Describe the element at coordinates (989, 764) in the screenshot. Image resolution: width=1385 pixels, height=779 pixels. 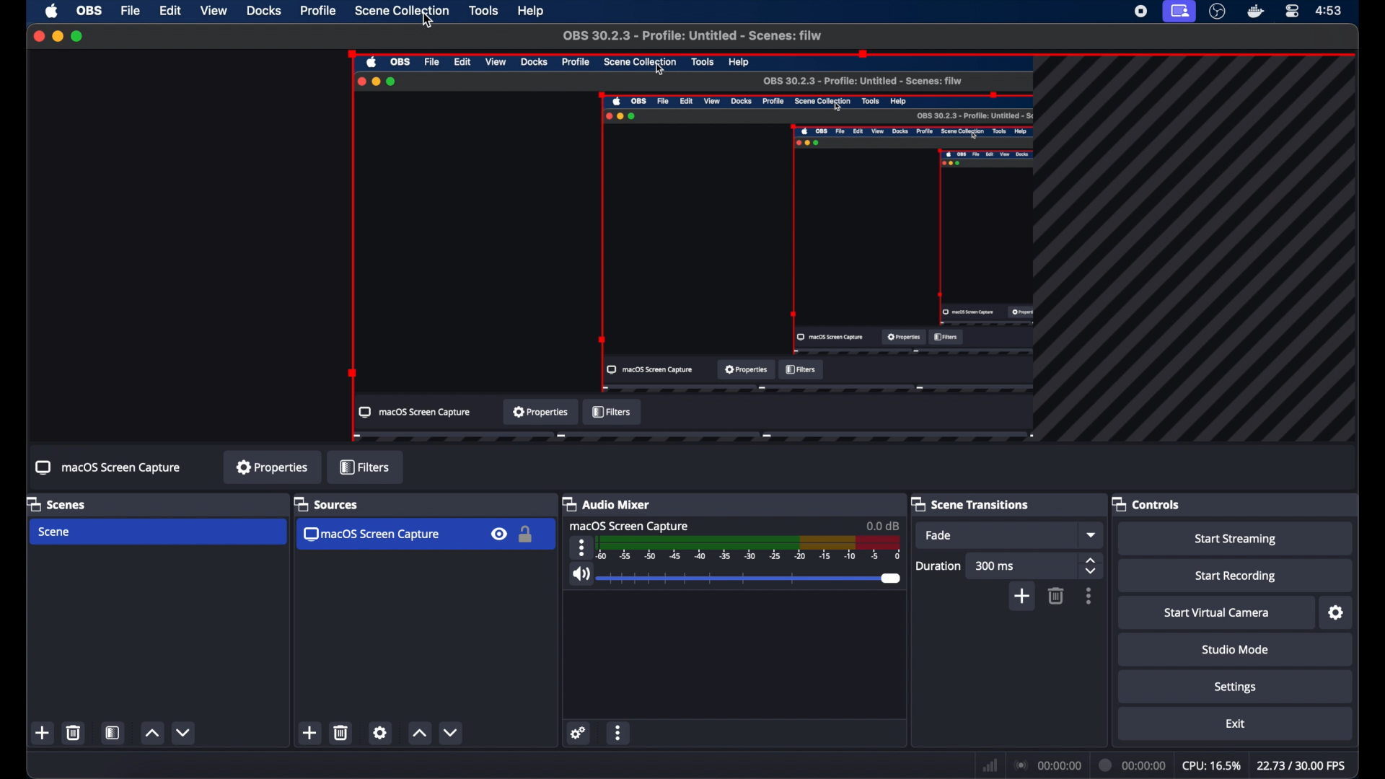
I see `network` at that location.